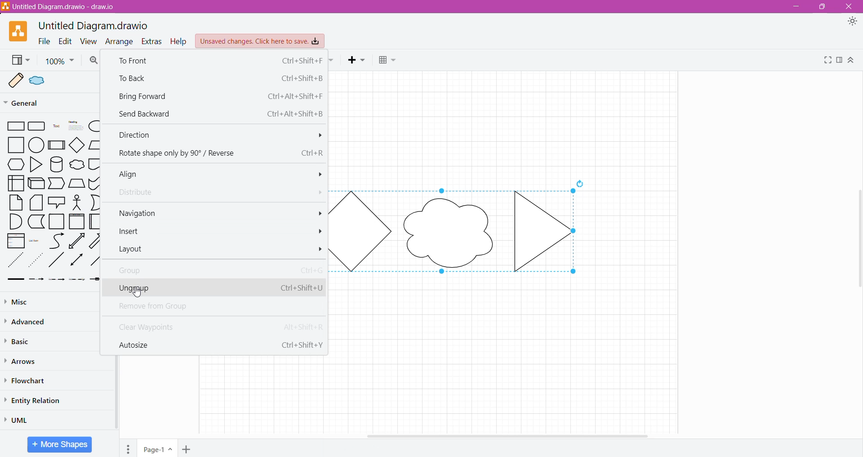 This screenshot has height=457, width=863. Describe the element at coordinates (359, 61) in the screenshot. I see `Insert` at that location.